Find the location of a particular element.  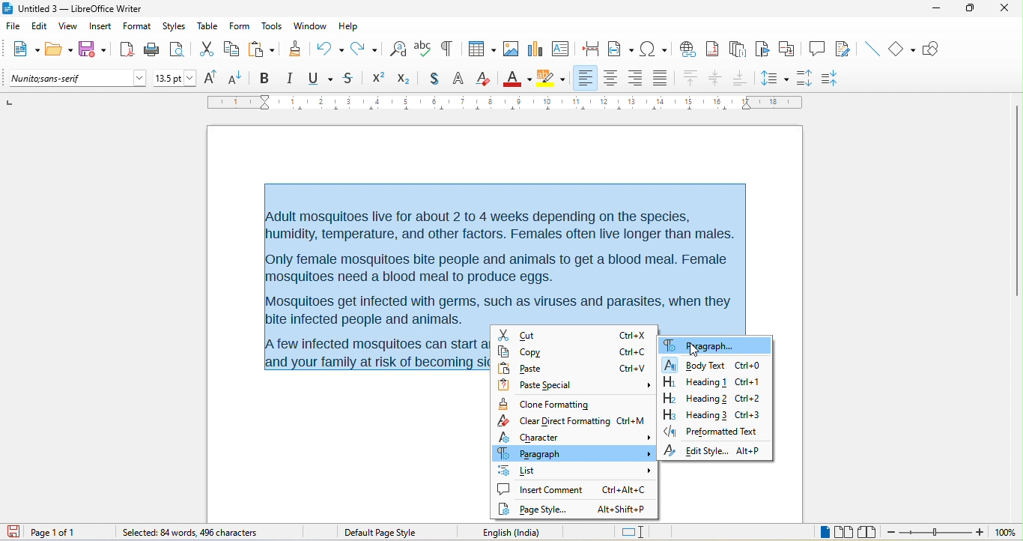

chart is located at coordinates (534, 48).